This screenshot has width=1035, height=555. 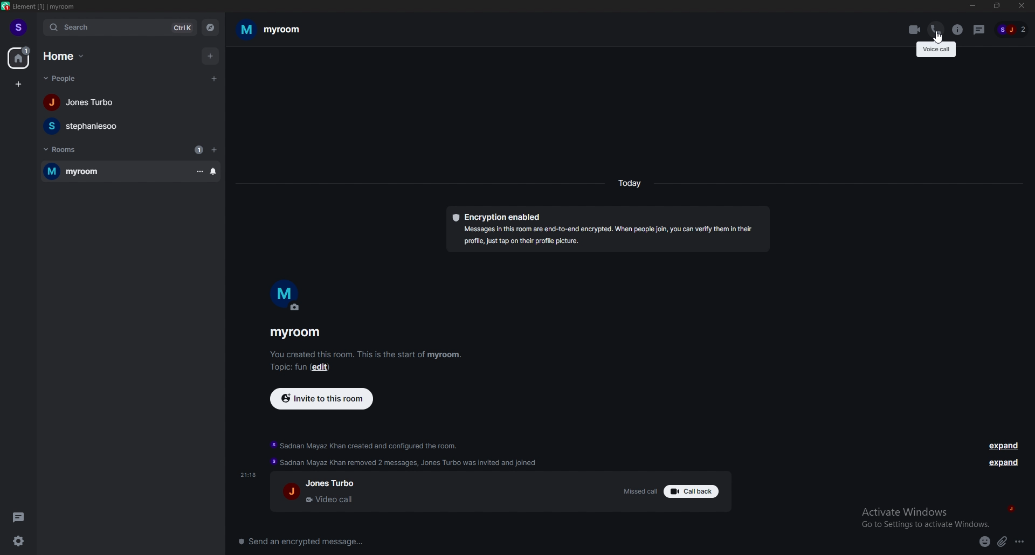 I want to click on rooms, so click(x=72, y=149).